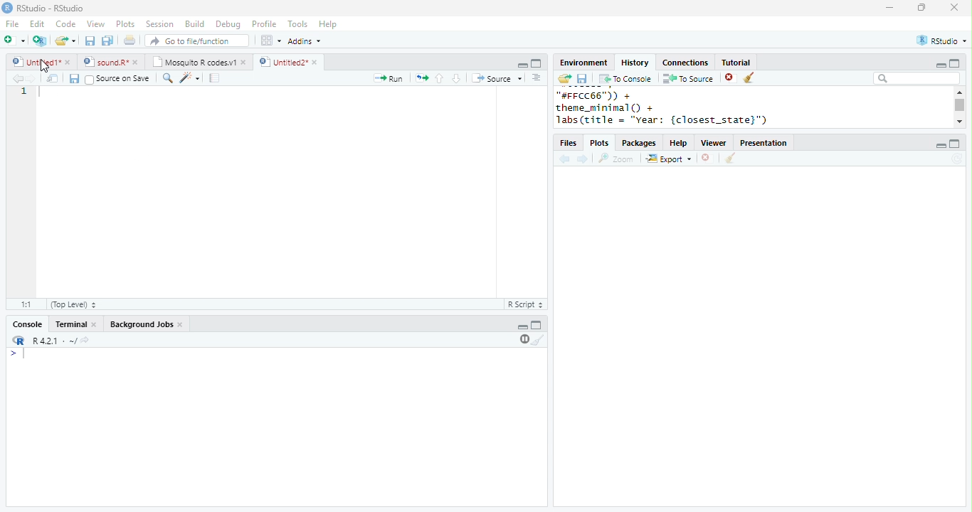 The height and width of the screenshot is (512, 972). Describe the element at coordinates (19, 353) in the screenshot. I see `start typing` at that location.